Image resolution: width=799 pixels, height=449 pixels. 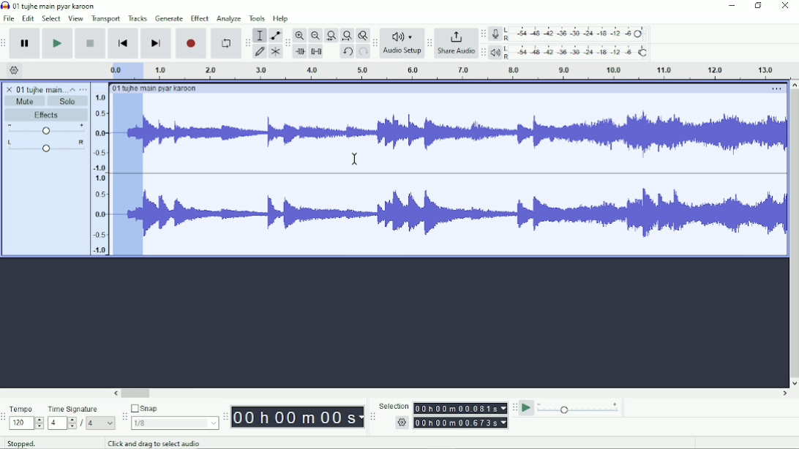 What do you see at coordinates (274, 36) in the screenshot?
I see `Envelope tool` at bounding box center [274, 36].